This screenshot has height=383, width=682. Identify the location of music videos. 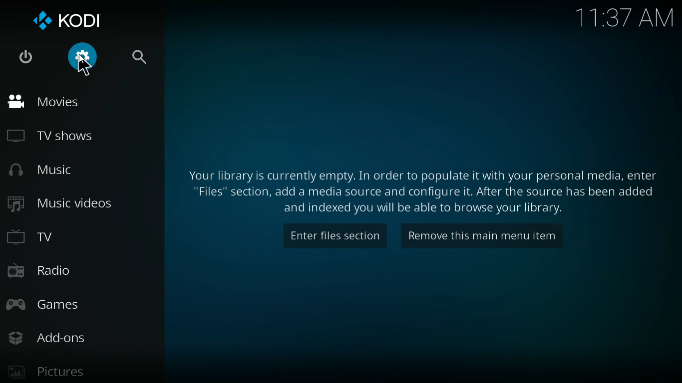
(71, 205).